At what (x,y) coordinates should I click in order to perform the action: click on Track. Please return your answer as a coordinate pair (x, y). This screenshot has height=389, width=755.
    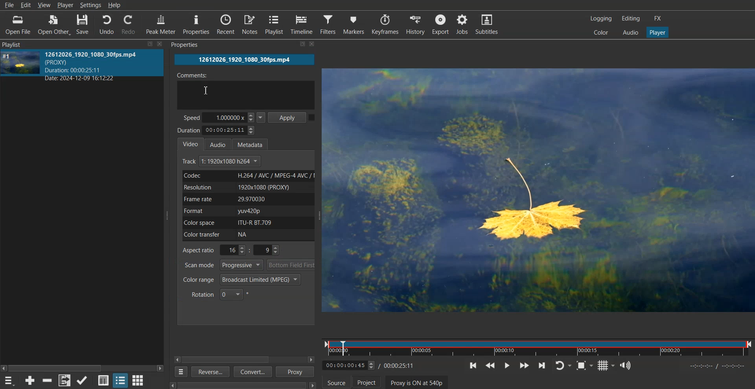
    Looking at the image, I should click on (222, 161).